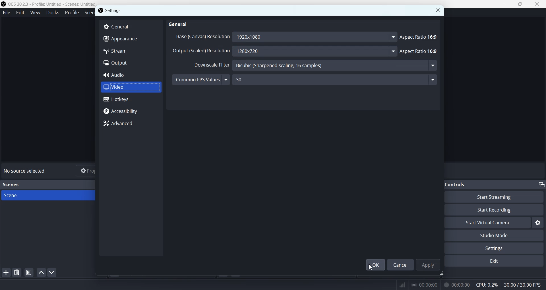 This screenshot has height=290, width=546. Describe the element at coordinates (114, 10) in the screenshot. I see `Settings` at that location.